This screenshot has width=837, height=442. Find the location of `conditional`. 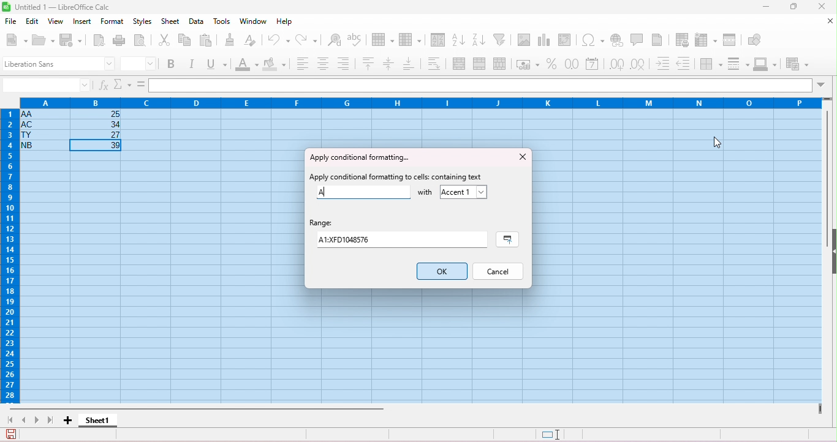

conditional is located at coordinates (796, 65).